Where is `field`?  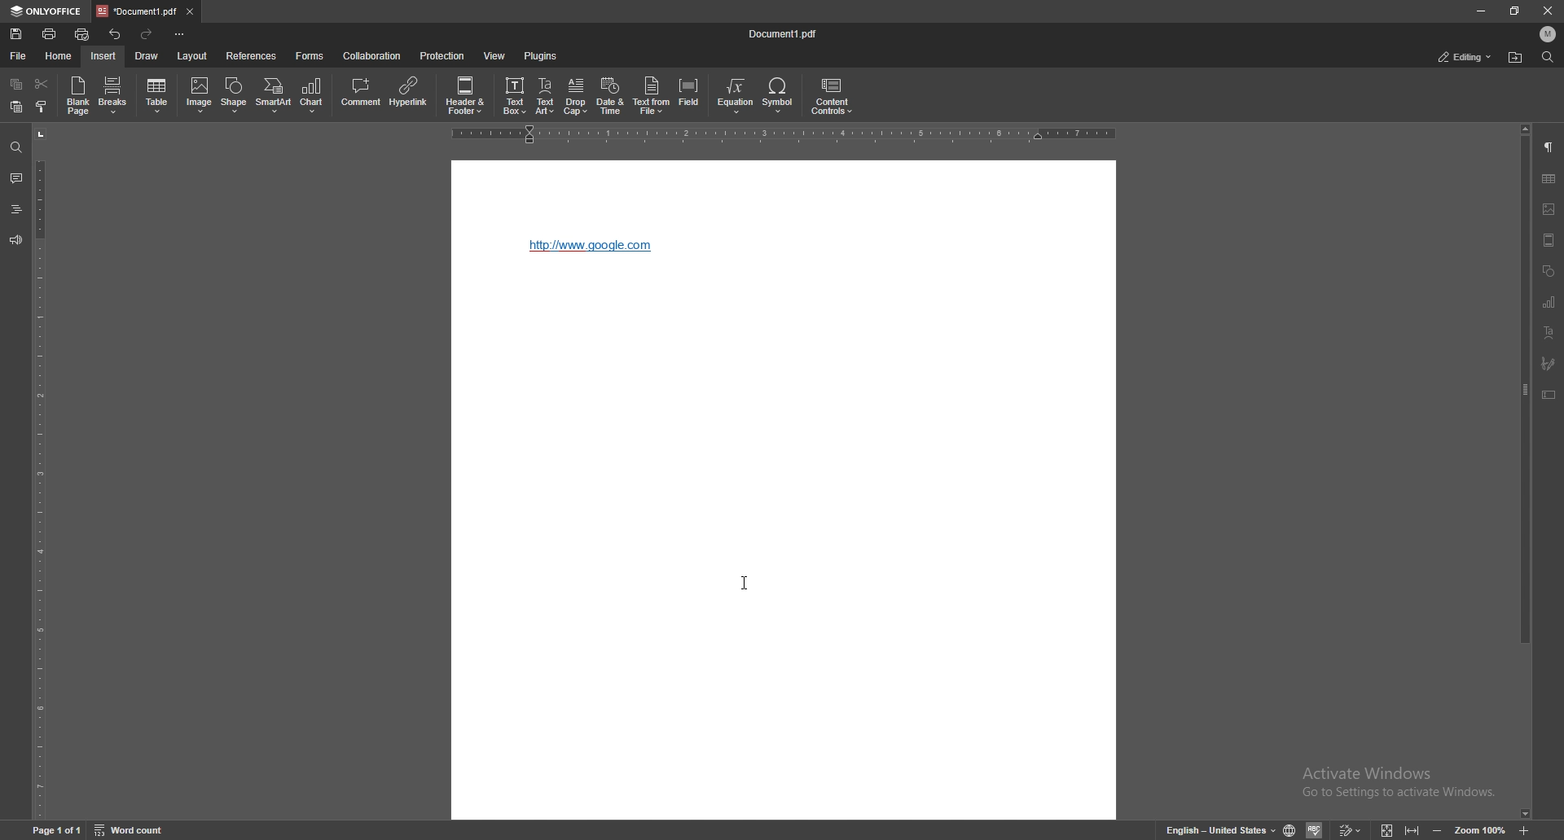 field is located at coordinates (689, 95).